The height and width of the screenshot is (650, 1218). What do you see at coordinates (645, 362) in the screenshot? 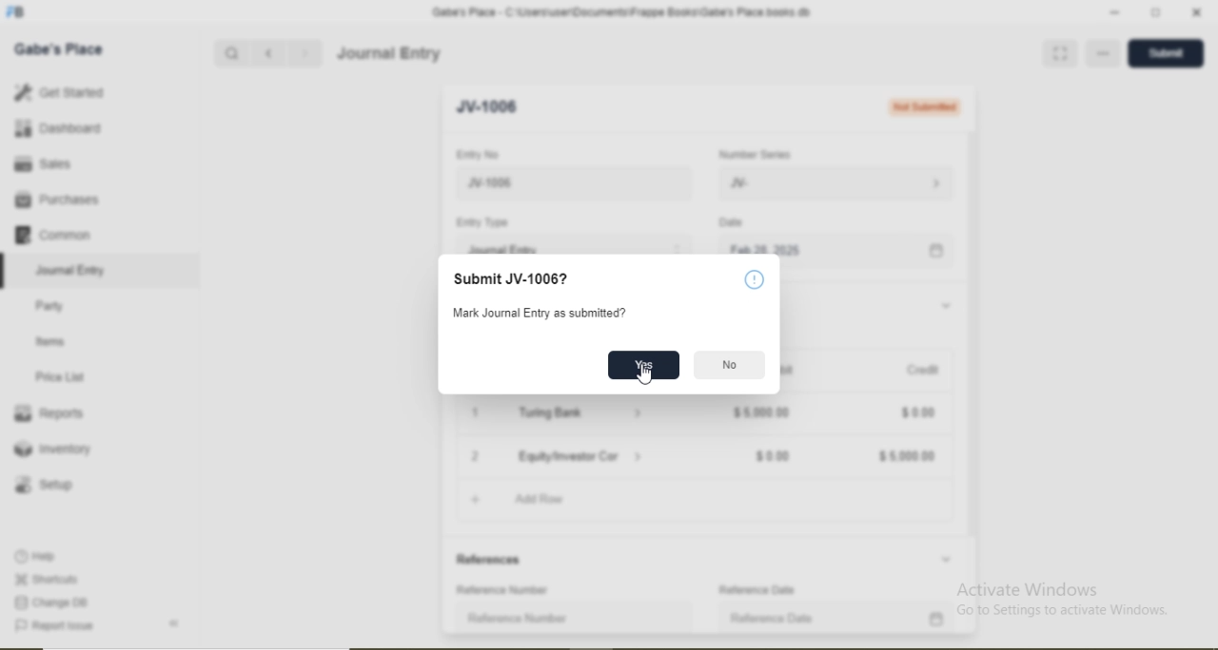
I see `yes` at bounding box center [645, 362].